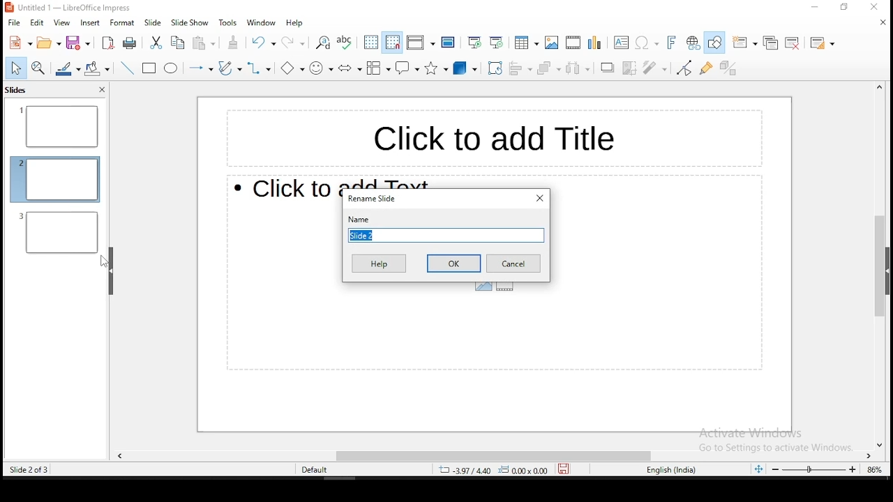 The height and width of the screenshot is (502, 893). I want to click on scroll bar, so click(496, 454).